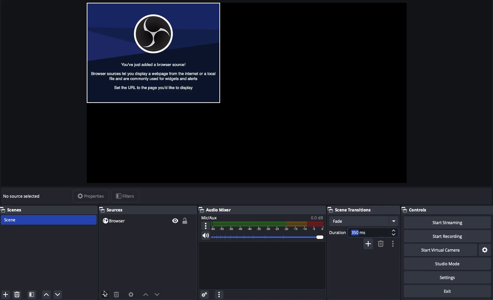  I want to click on Move up, so click(145, 295).